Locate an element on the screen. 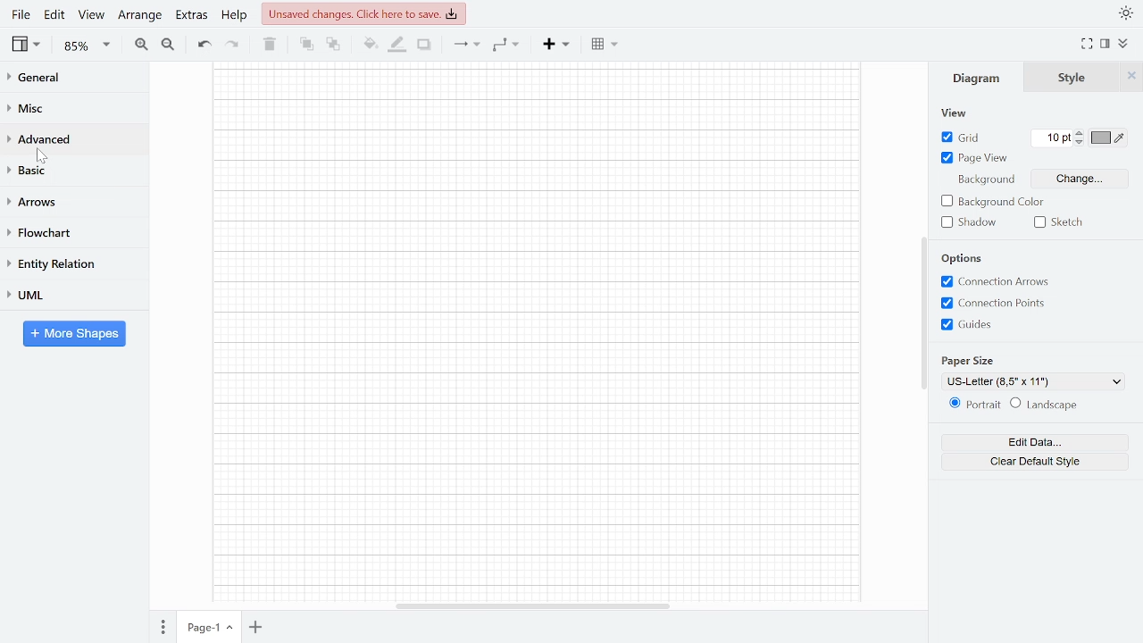 The height and width of the screenshot is (643, 1143). Connection is located at coordinates (465, 47).